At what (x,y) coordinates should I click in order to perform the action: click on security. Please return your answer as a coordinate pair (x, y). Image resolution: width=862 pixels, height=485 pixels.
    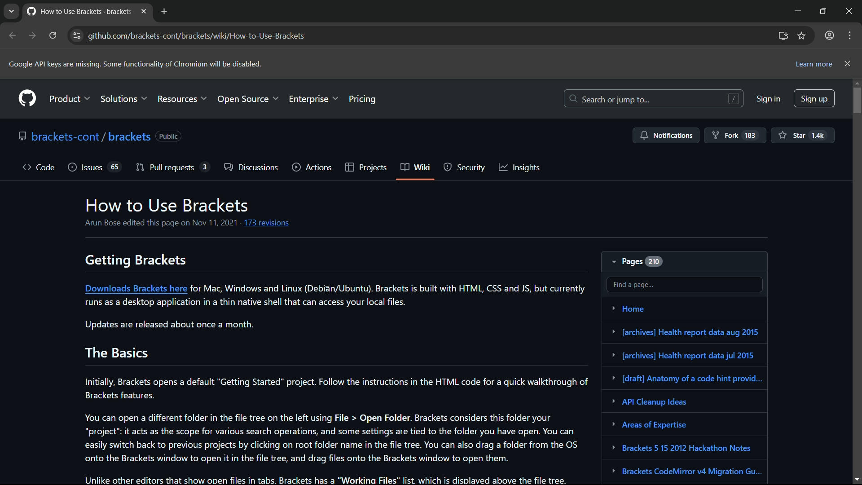
    Looking at the image, I should click on (463, 168).